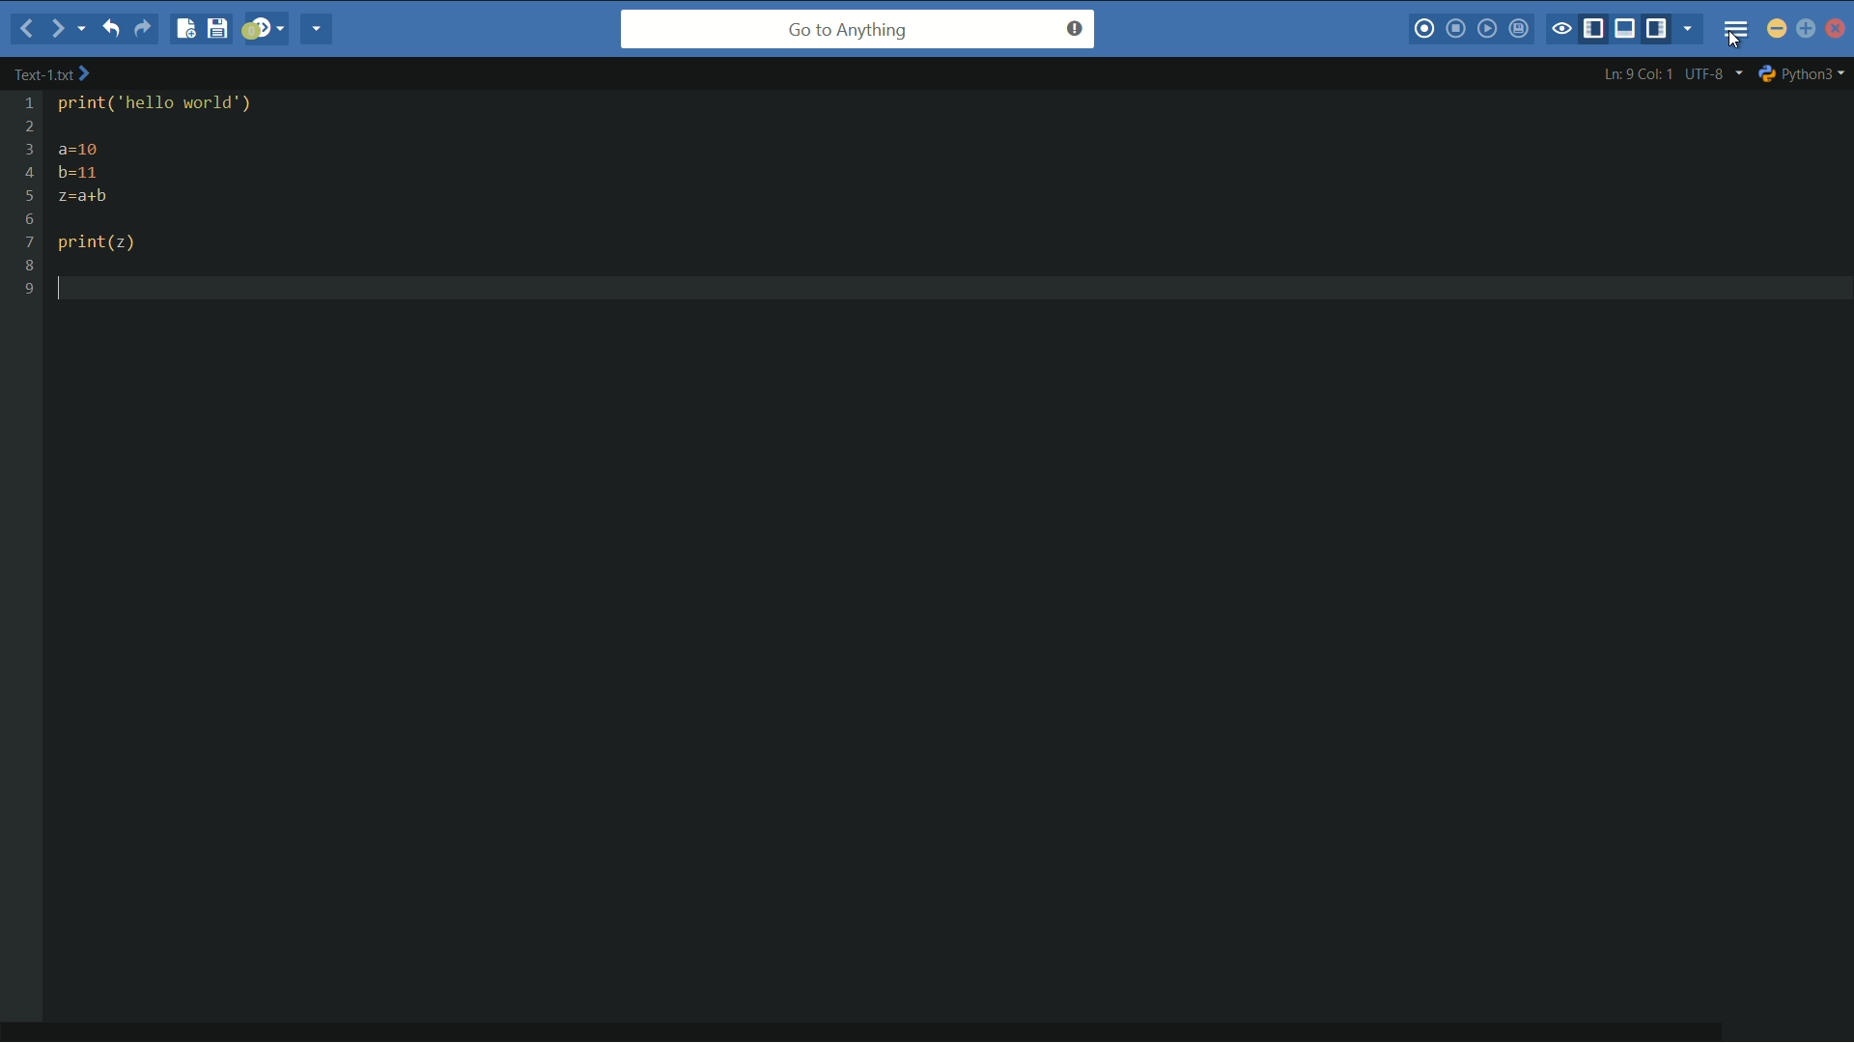  Describe the element at coordinates (22, 31) in the screenshot. I see `back` at that location.